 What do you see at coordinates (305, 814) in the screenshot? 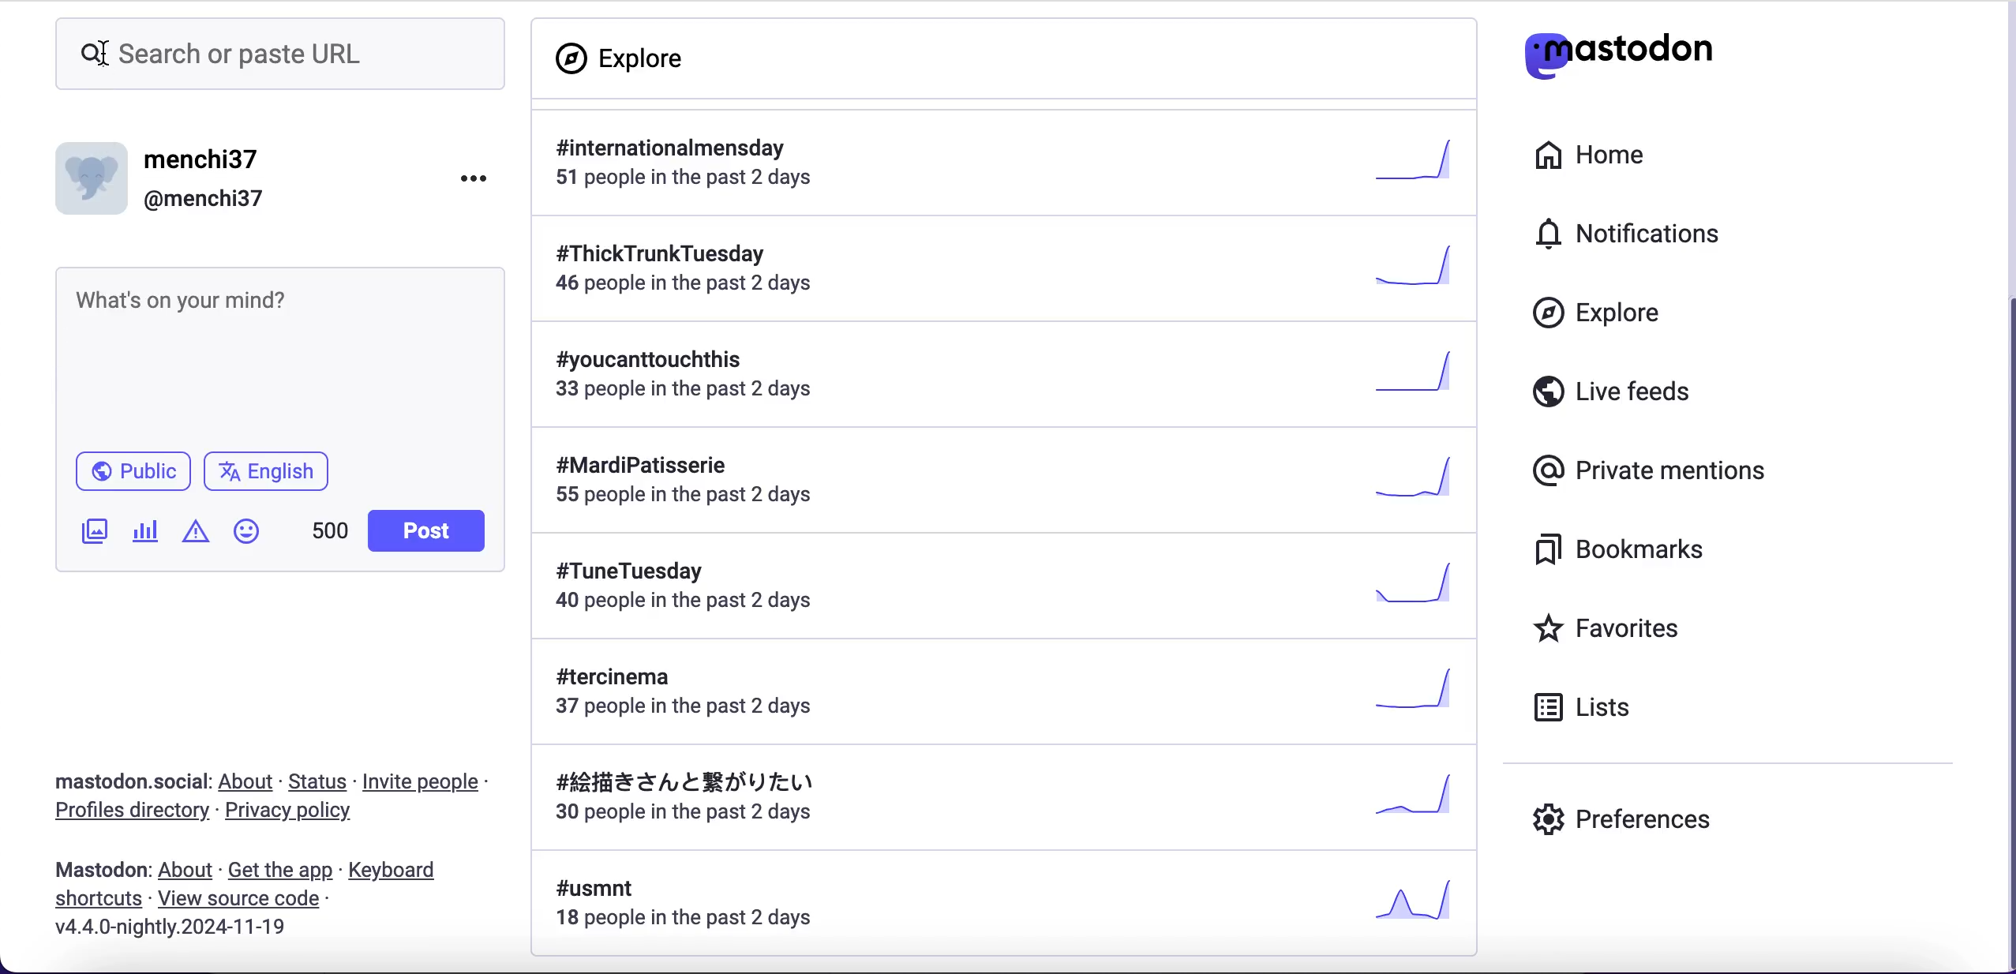
I see `privacy policy` at bounding box center [305, 814].